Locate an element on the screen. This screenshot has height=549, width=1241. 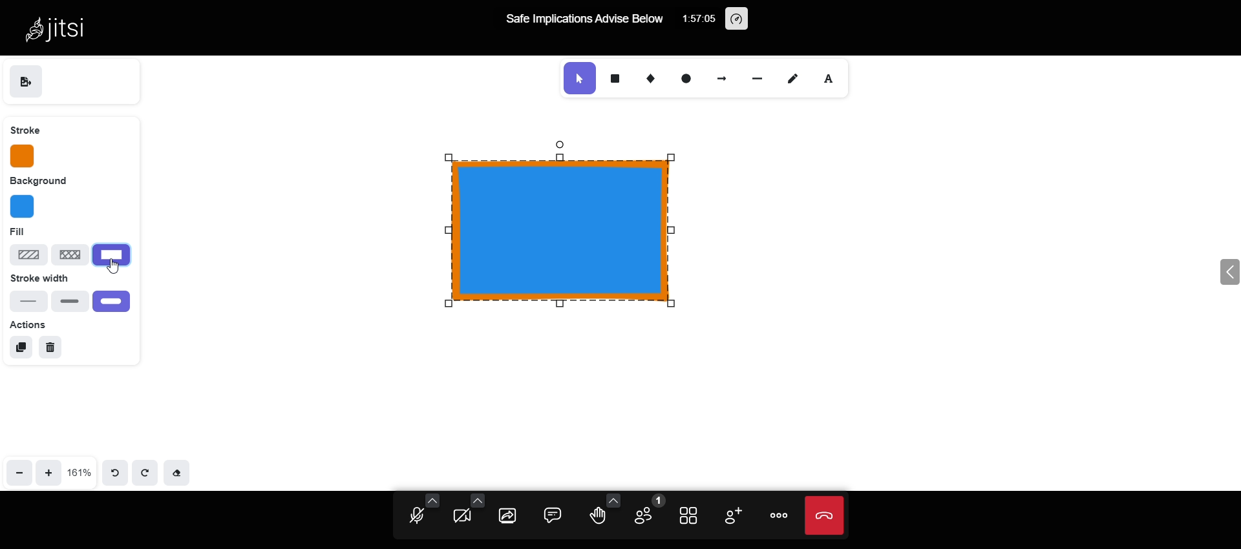
font is located at coordinates (830, 78).